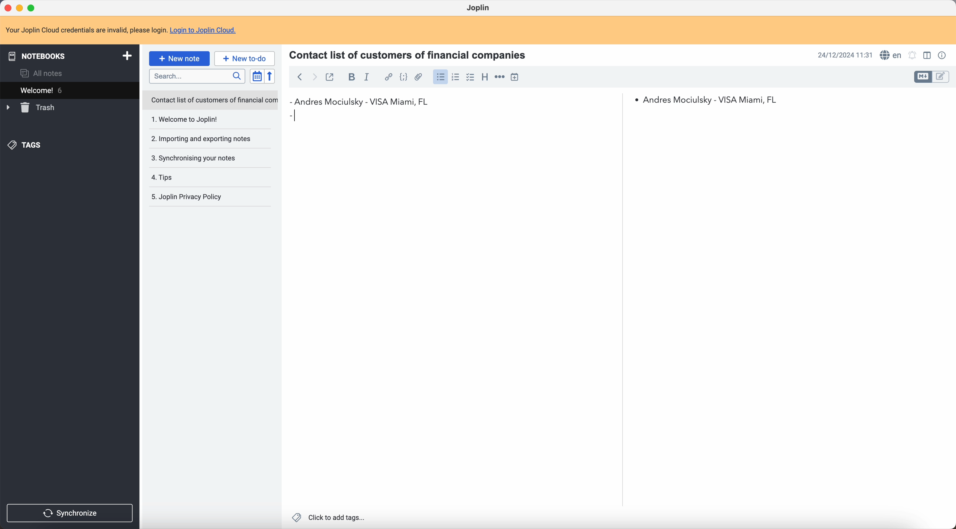 This screenshot has width=956, height=529. Describe the element at coordinates (456, 77) in the screenshot. I see `numbered list` at that location.